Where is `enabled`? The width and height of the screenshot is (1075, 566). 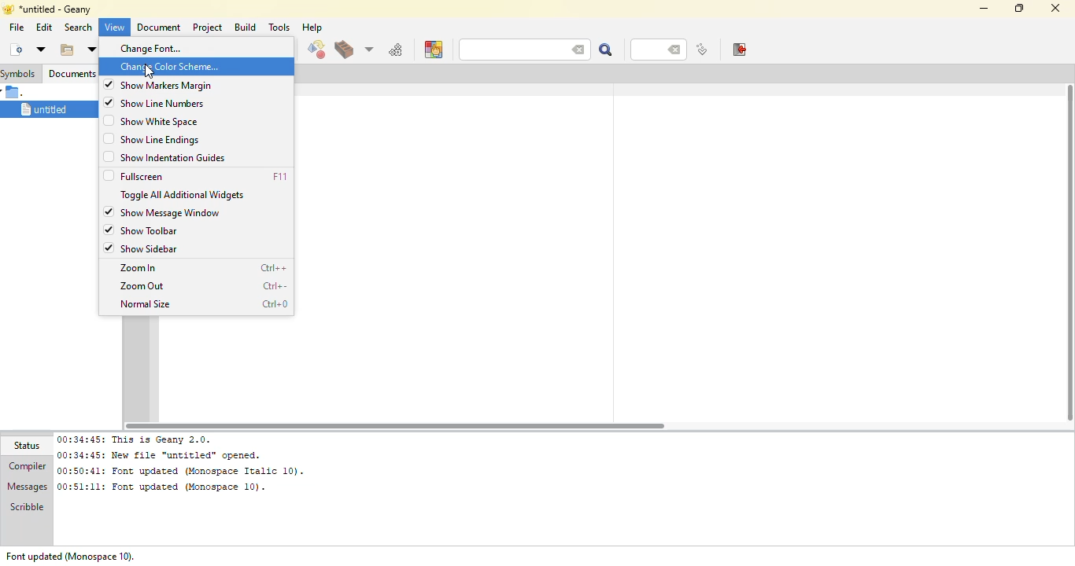
enabled is located at coordinates (108, 211).